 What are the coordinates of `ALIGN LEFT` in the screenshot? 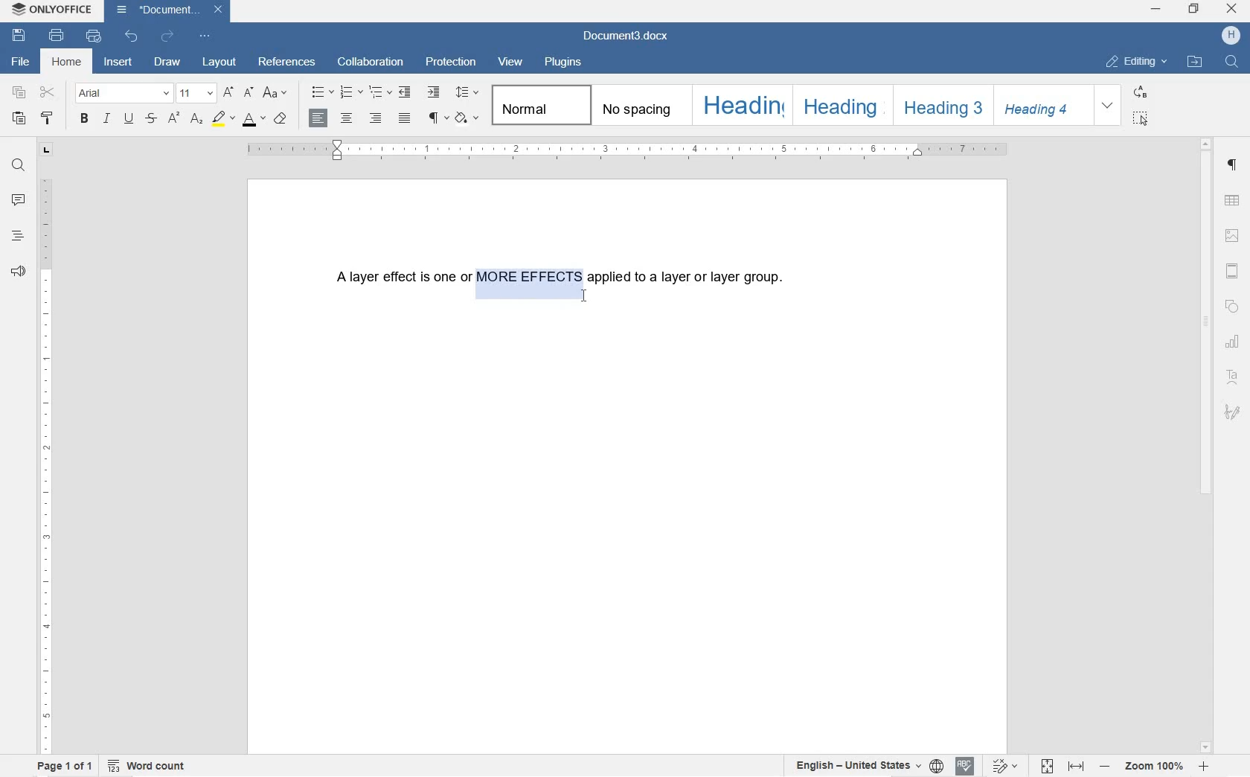 It's located at (316, 118).